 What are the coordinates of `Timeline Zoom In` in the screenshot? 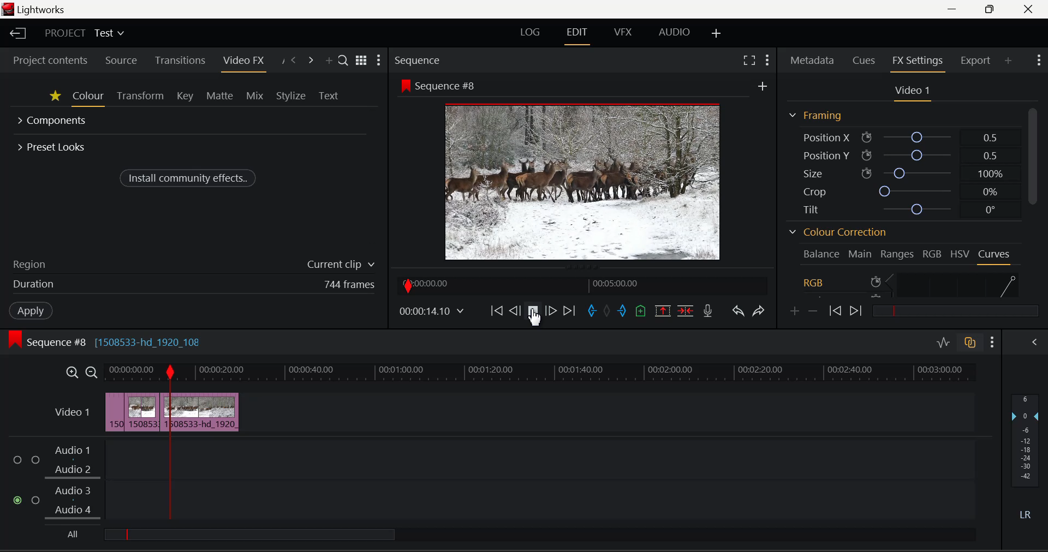 It's located at (72, 374).